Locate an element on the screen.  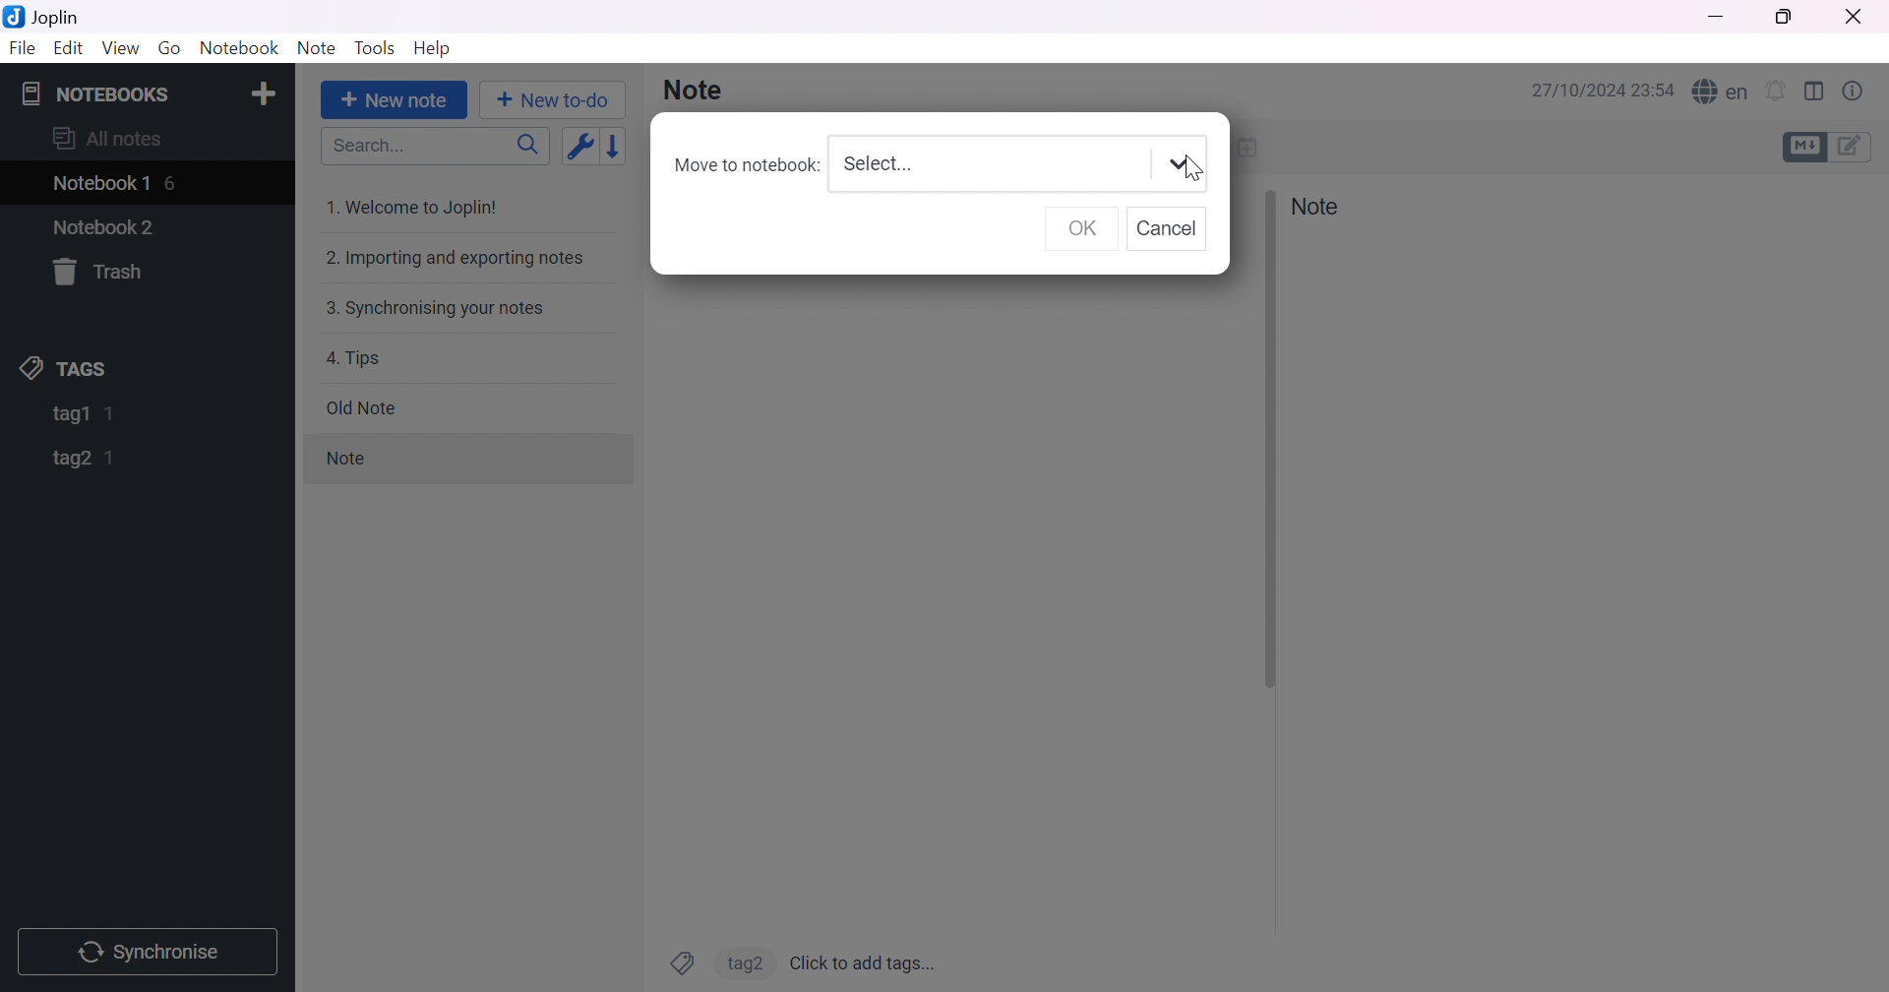
Search... is located at coordinates (364, 148).